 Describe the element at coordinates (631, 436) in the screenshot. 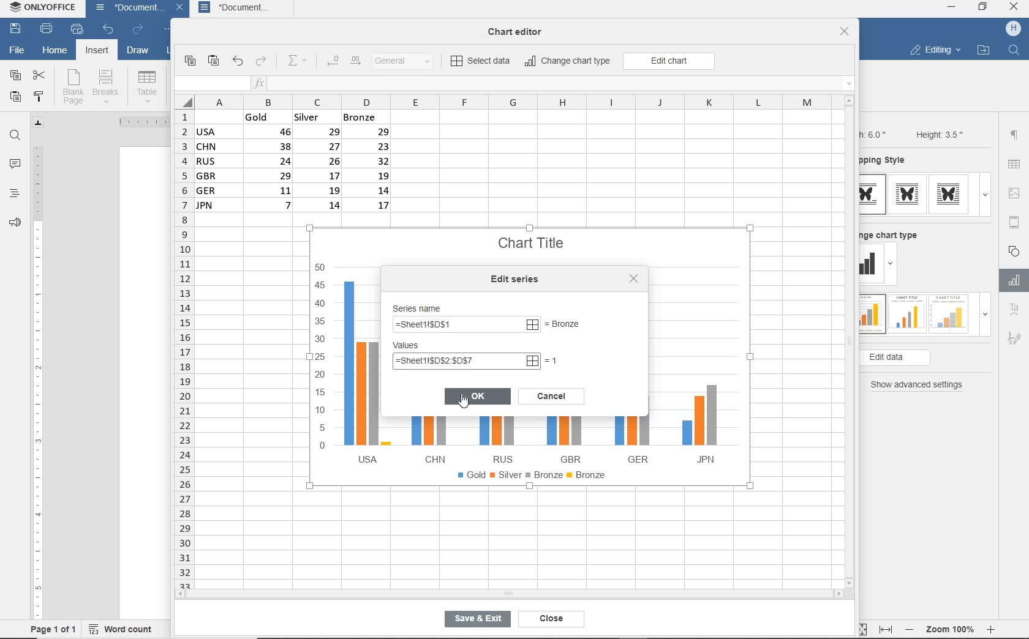

I see `GER` at that location.